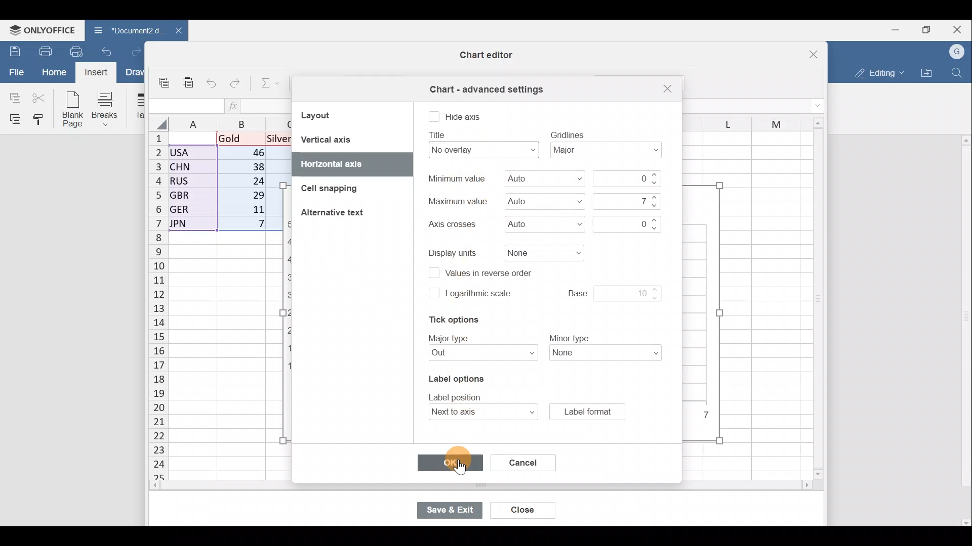 The height and width of the screenshot is (546, 972). Describe the element at coordinates (15, 72) in the screenshot. I see `File` at that location.